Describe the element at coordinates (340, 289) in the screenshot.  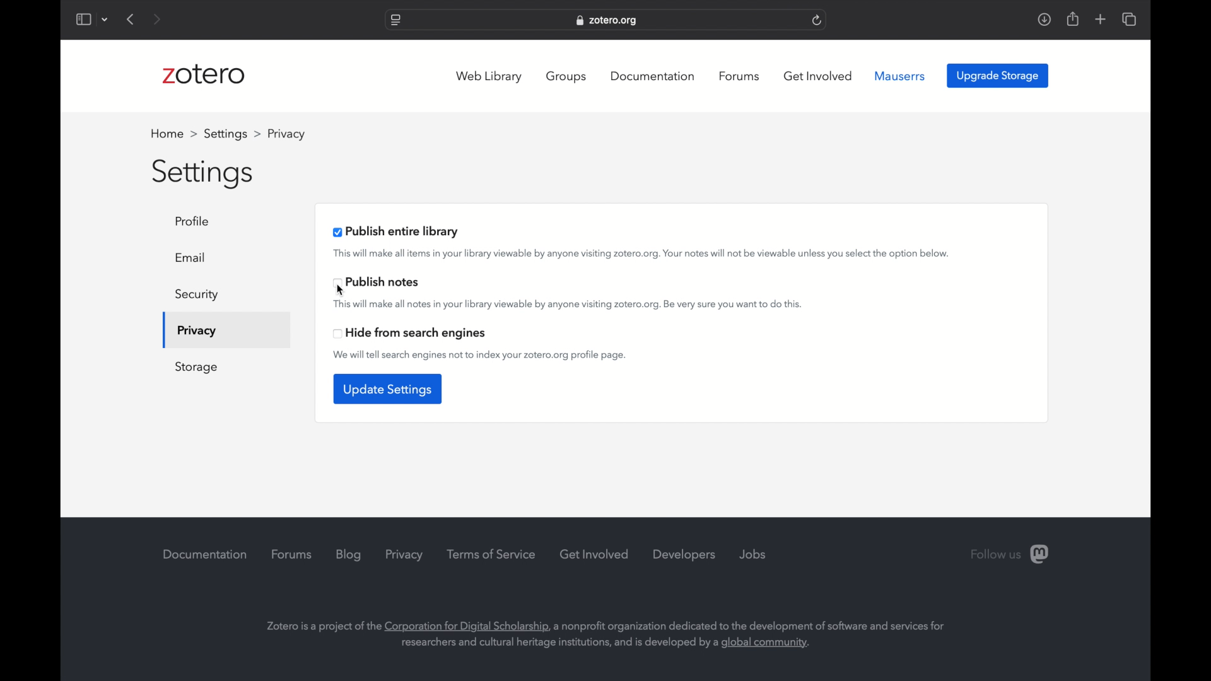
I see `cursor` at that location.